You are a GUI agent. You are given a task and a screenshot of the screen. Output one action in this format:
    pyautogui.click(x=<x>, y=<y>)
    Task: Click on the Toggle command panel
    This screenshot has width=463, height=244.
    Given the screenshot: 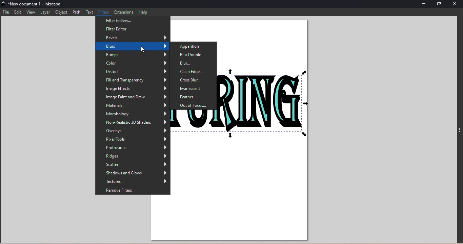 What is the action you would take?
    pyautogui.click(x=459, y=132)
    